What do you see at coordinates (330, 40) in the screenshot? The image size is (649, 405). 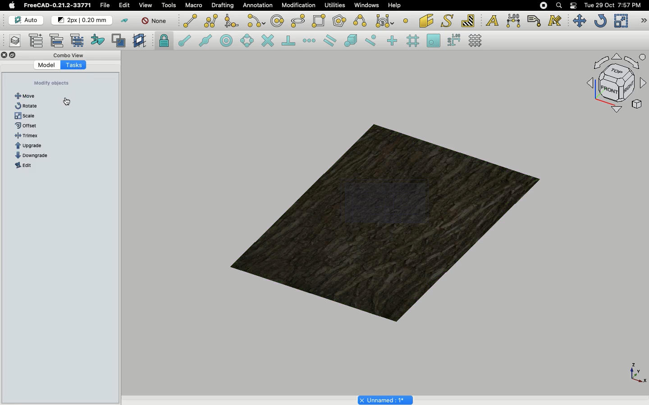 I see `Snap parallel` at bounding box center [330, 40].